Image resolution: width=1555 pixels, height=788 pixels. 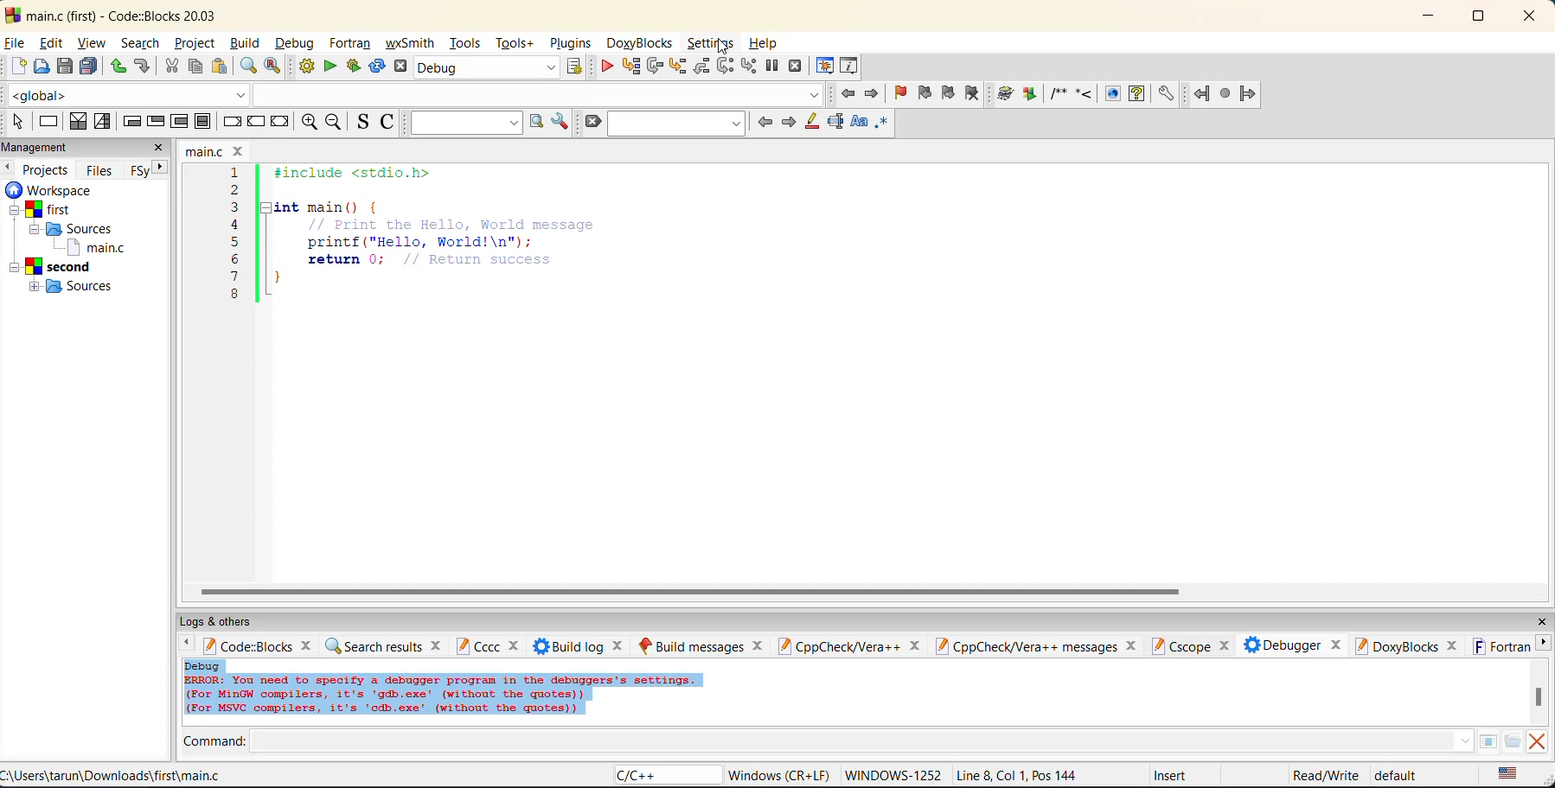 I want to click on clear bookmark, so click(x=970, y=94).